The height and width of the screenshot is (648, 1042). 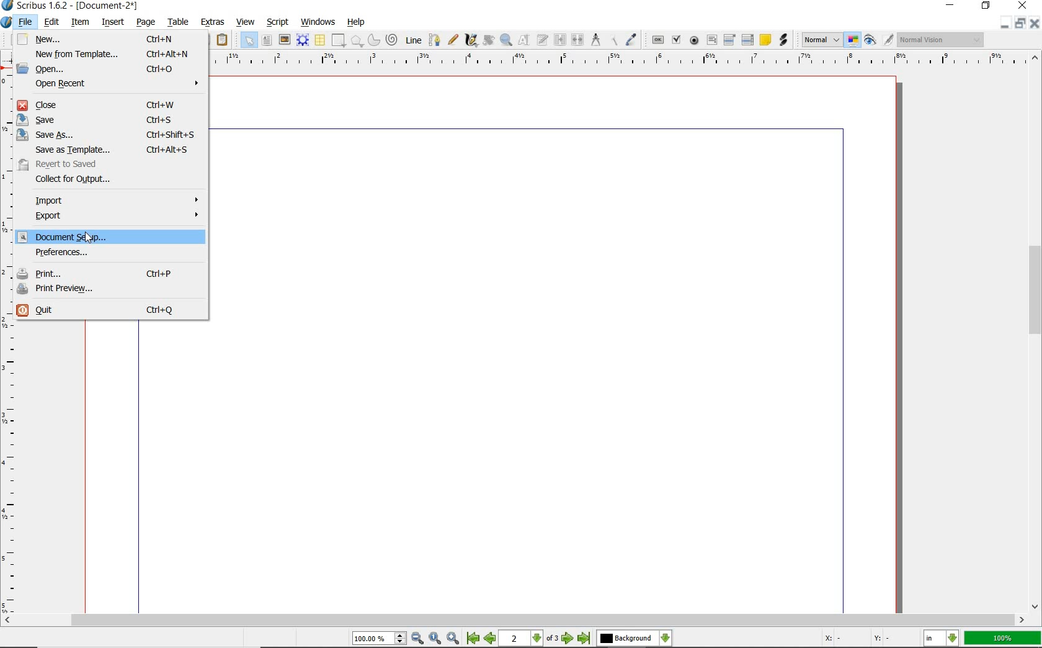 I want to click on restore, so click(x=986, y=7).